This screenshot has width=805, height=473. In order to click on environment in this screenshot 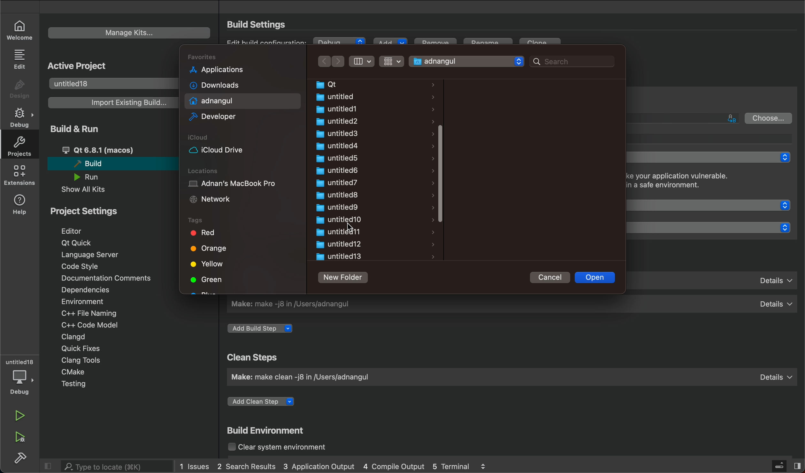, I will do `click(84, 302)`.